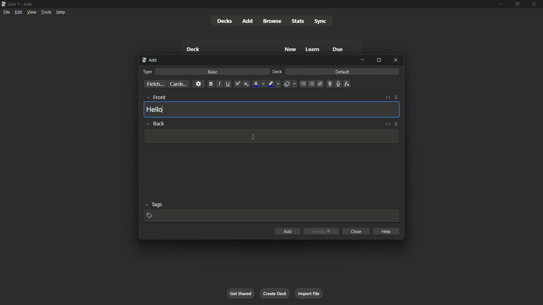 This screenshot has width=543, height=305. Describe the element at coordinates (246, 84) in the screenshot. I see `subscript` at that location.